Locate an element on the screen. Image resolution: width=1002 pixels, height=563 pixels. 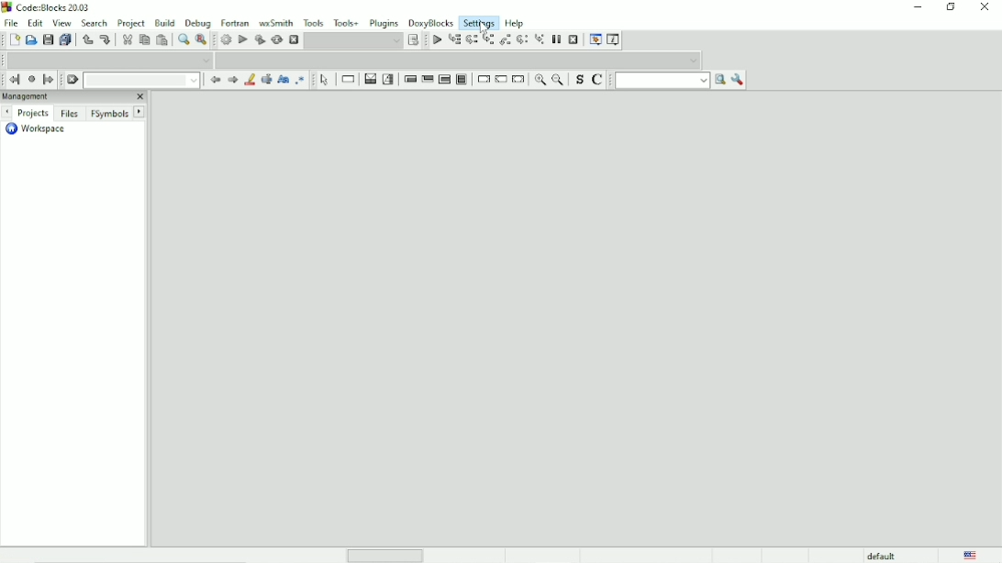
Drop down is located at coordinates (397, 40).